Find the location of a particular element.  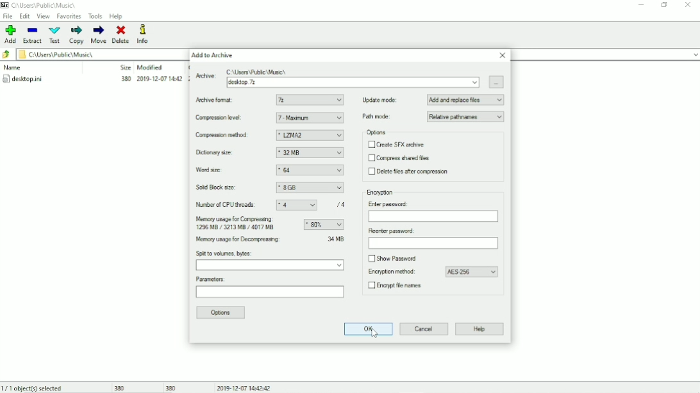

desktop.ini is located at coordinates (92, 80).